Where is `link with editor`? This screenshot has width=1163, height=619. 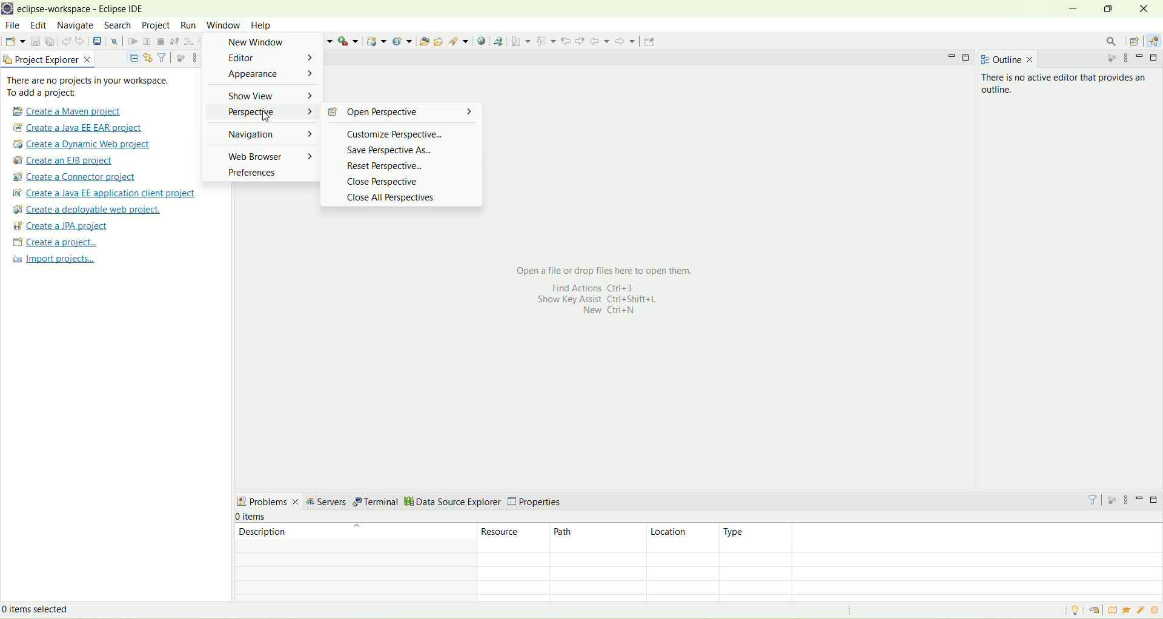 link with editor is located at coordinates (148, 57).